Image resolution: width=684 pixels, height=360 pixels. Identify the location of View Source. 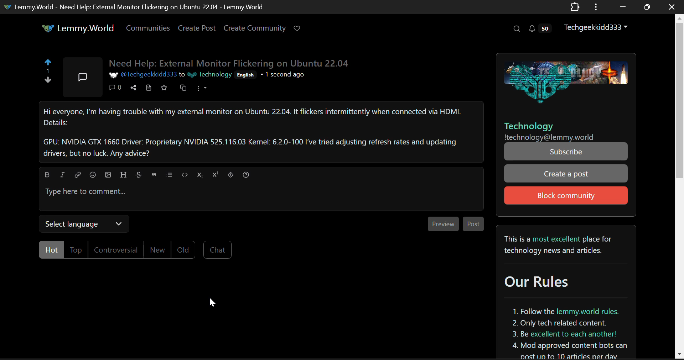
(150, 89).